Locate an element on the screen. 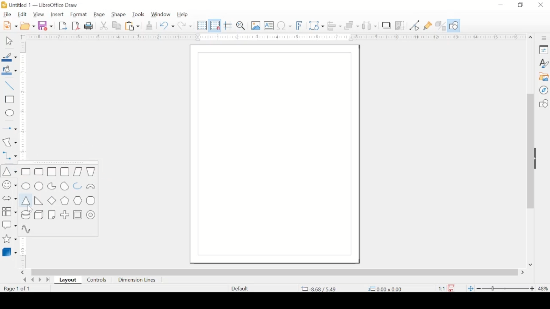 This screenshot has width=550, height=309. isosceles triangle is located at coordinates (26, 200).